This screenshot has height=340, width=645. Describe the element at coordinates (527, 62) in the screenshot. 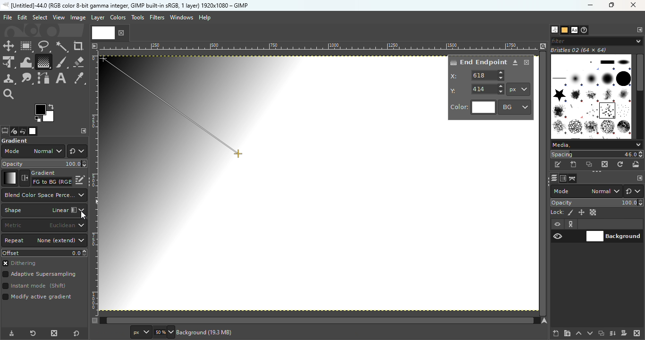

I see `Close` at that location.